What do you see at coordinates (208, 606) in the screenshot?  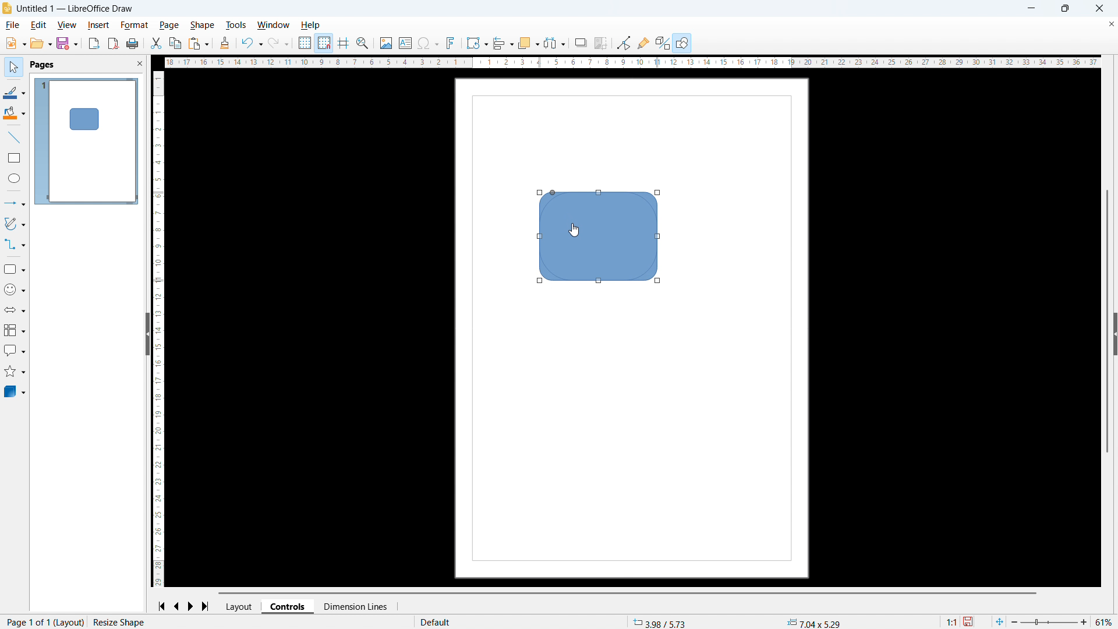 I see `last page` at bounding box center [208, 606].